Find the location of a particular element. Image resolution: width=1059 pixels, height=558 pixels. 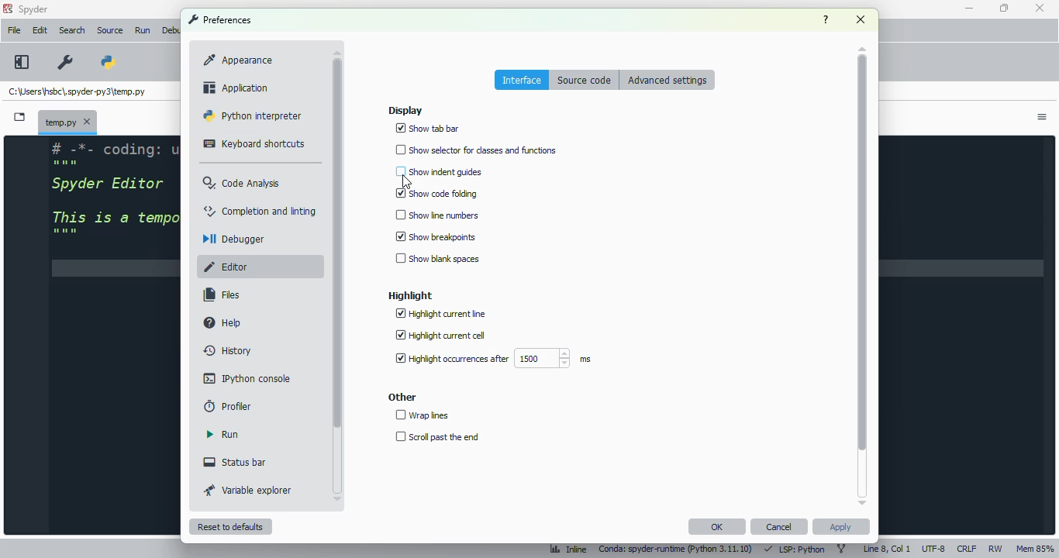

debugger is located at coordinates (233, 239).